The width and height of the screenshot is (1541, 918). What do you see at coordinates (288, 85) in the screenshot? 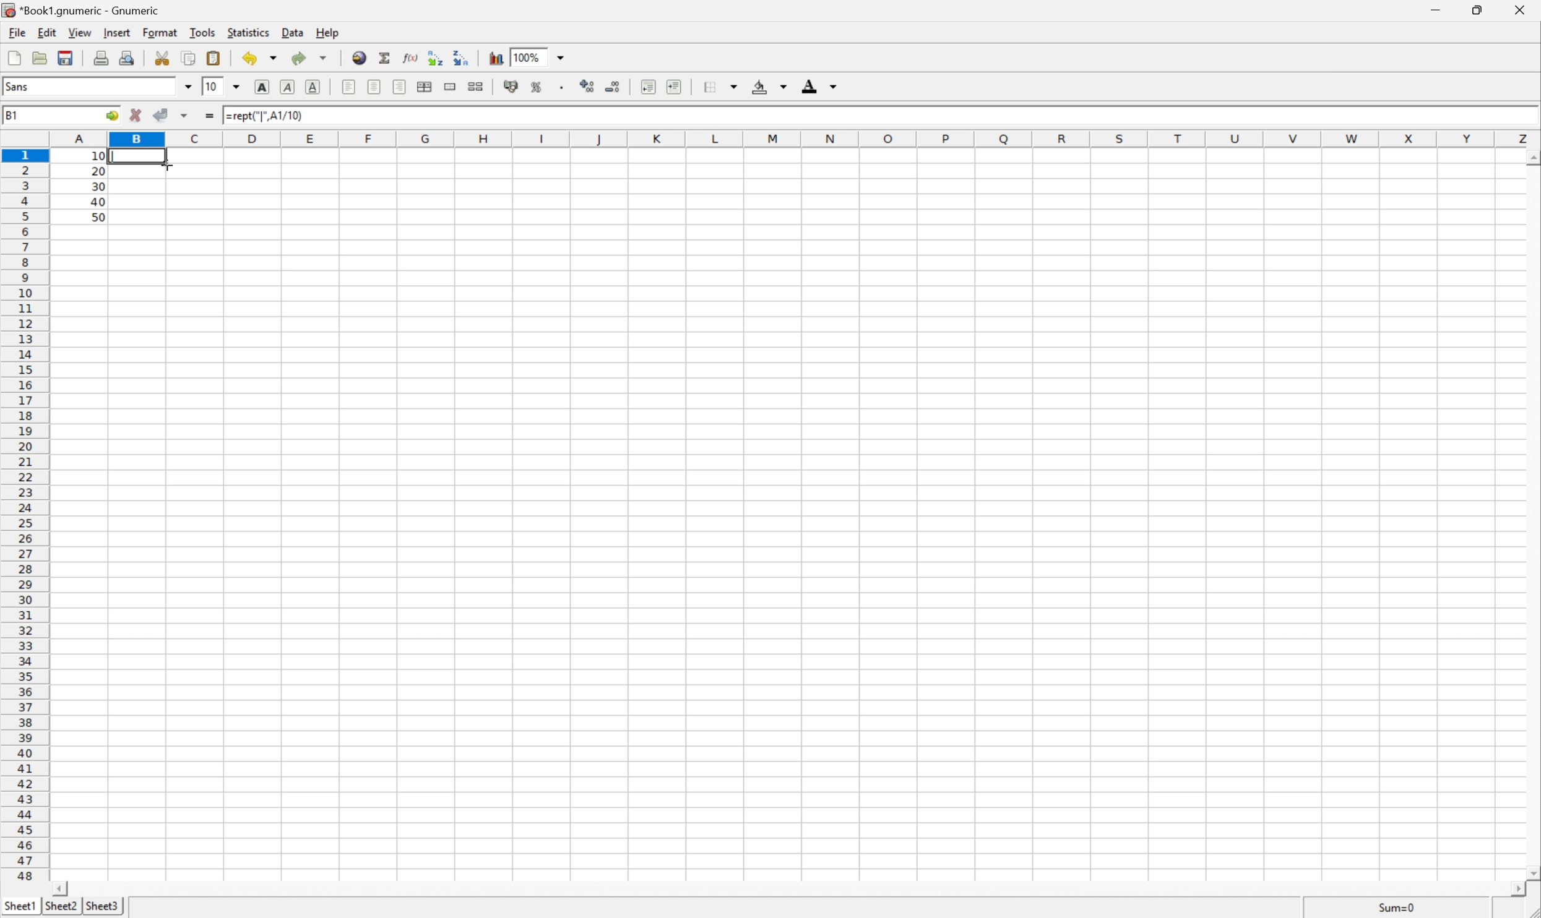
I see `Italic` at bounding box center [288, 85].